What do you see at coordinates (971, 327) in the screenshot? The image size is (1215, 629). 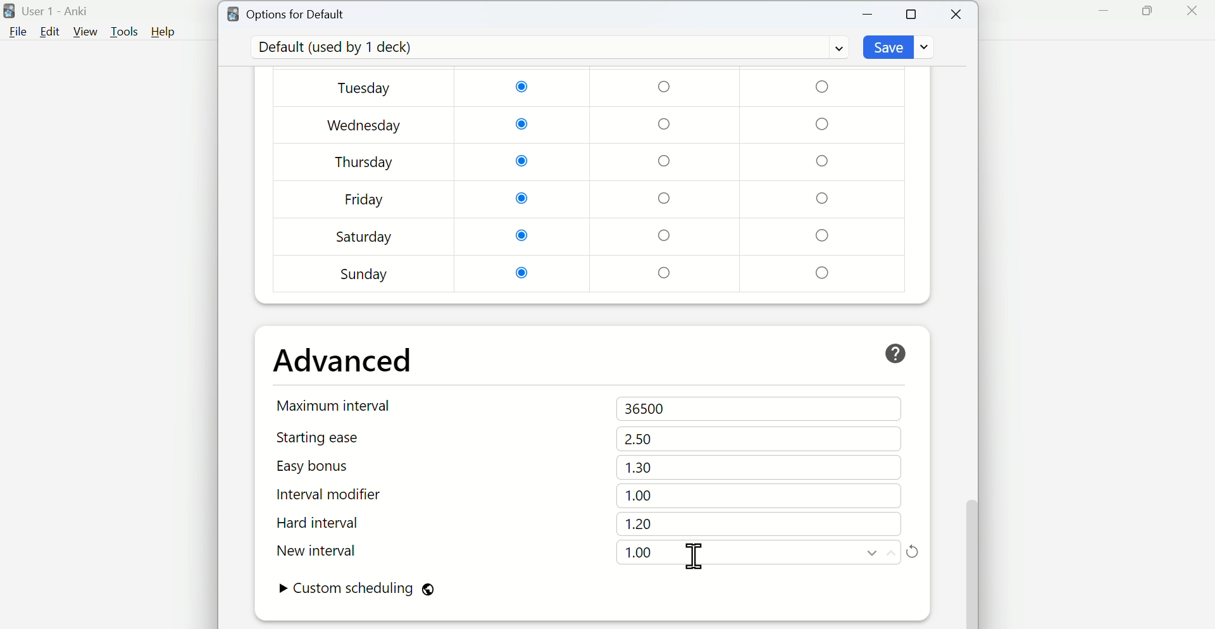 I see `Vertical scroll bar` at bounding box center [971, 327].